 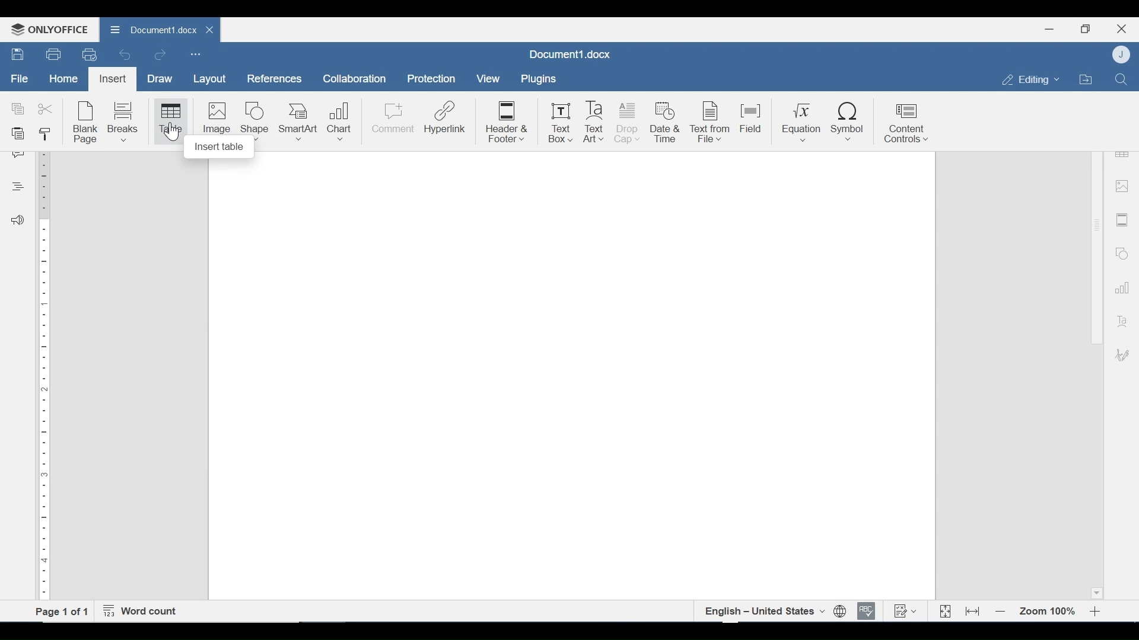 What do you see at coordinates (850, 123) in the screenshot?
I see `Symbol` at bounding box center [850, 123].